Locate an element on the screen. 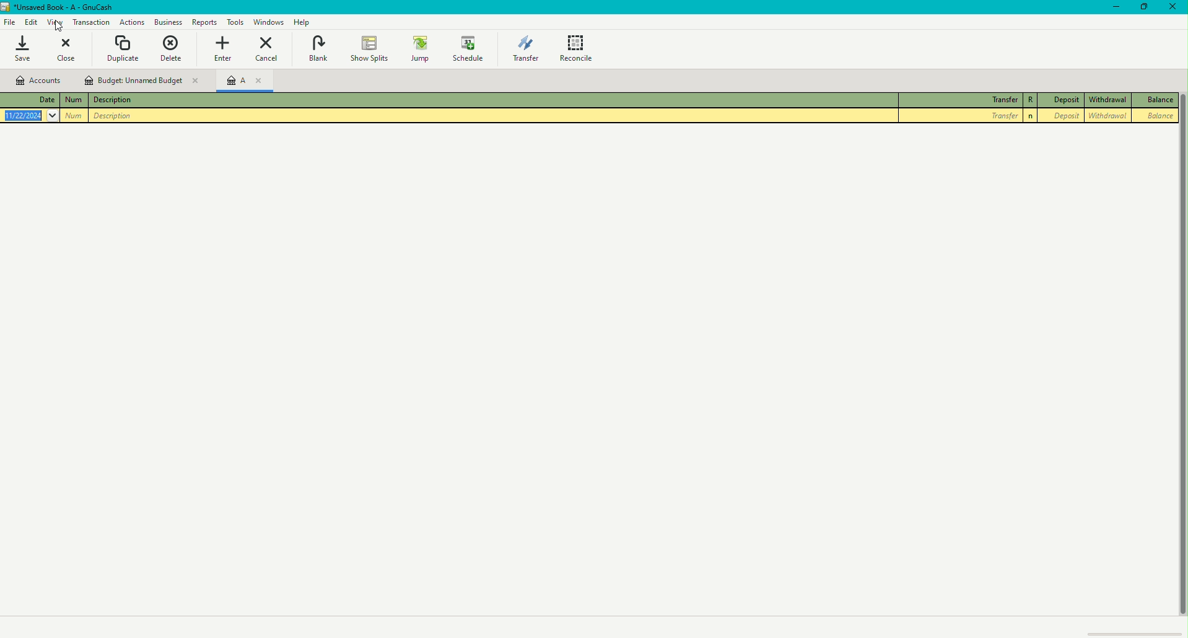 The width and height of the screenshot is (1188, 638). Accounts is located at coordinates (37, 81).